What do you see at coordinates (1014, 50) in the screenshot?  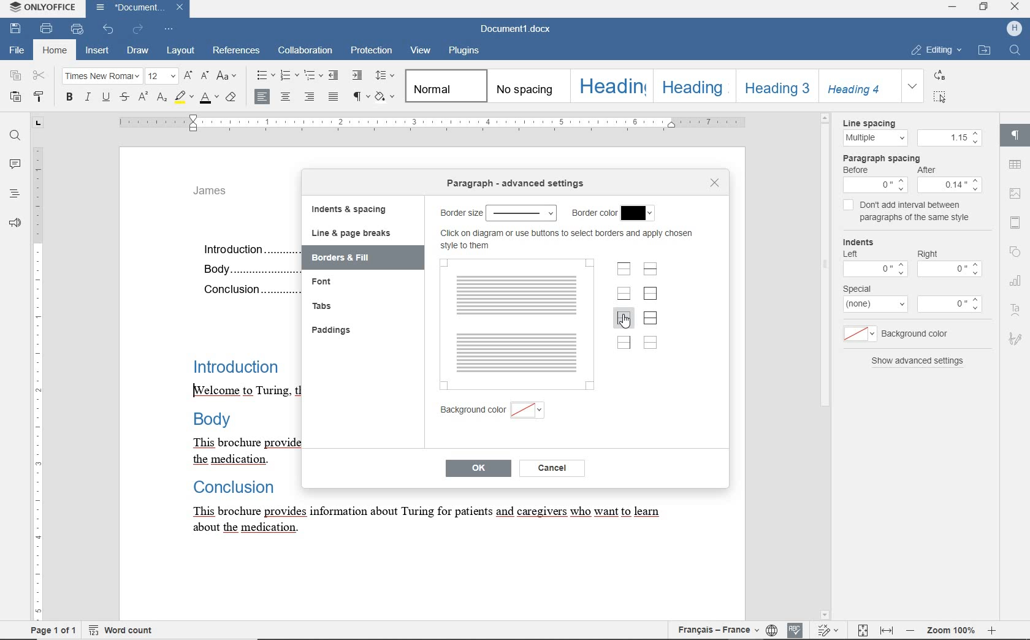 I see `search` at bounding box center [1014, 50].